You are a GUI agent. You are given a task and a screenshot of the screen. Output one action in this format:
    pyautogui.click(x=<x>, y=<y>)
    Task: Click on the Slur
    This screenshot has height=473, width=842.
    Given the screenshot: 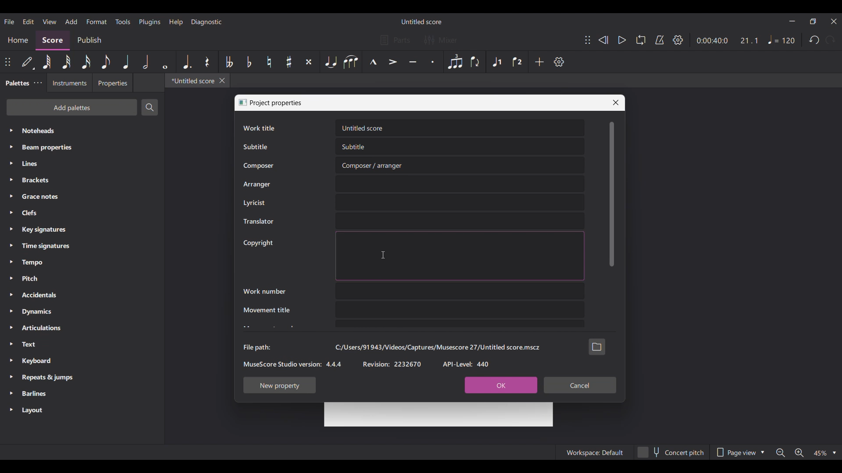 What is the action you would take?
    pyautogui.click(x=351, y=62)
    